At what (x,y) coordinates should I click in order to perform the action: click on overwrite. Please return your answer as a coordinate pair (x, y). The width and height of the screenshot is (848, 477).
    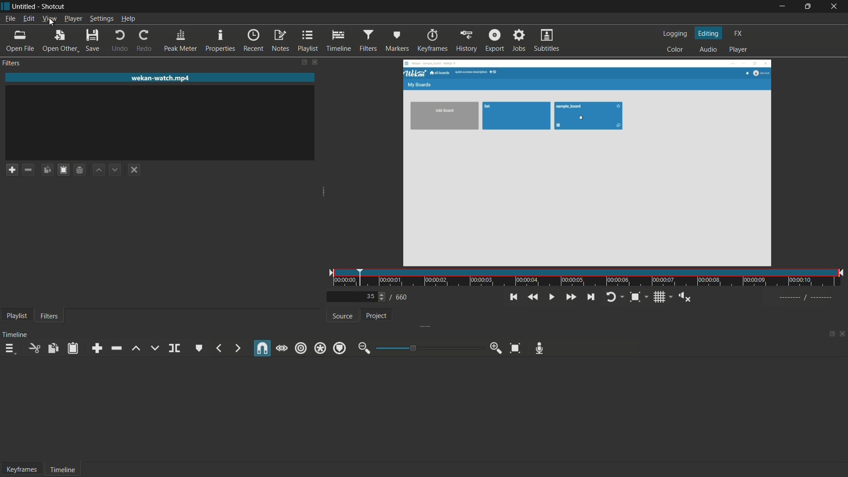
    Looking at the image, I should click on (155, 348).